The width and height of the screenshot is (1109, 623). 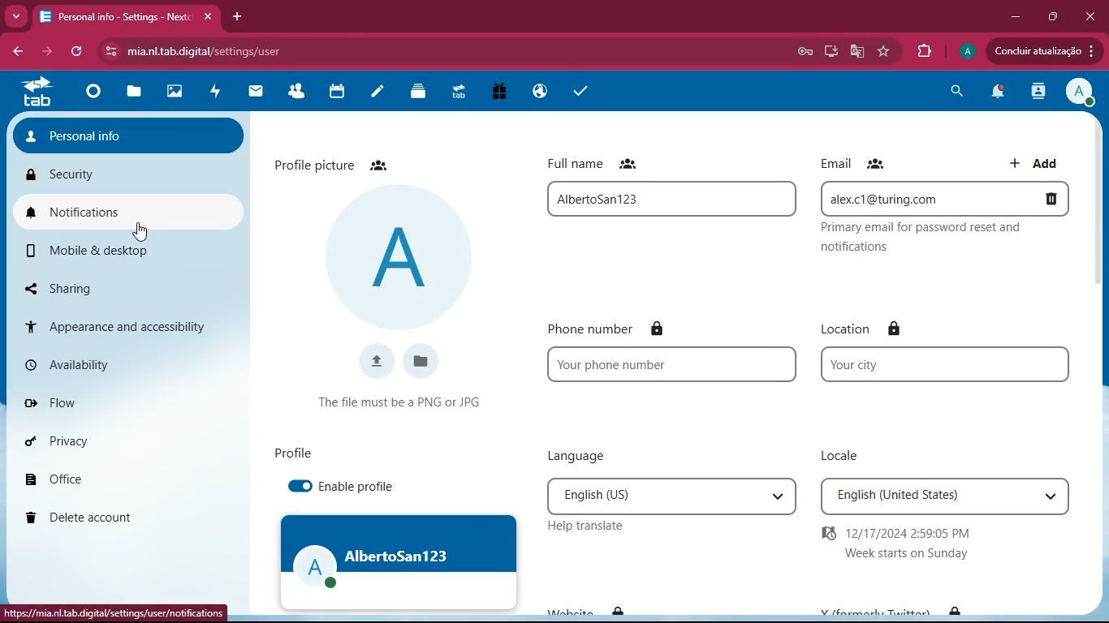 What do you see at coordinates (31, 91) in the screenshot?
I see `tab` at bounding box center [31, 91].